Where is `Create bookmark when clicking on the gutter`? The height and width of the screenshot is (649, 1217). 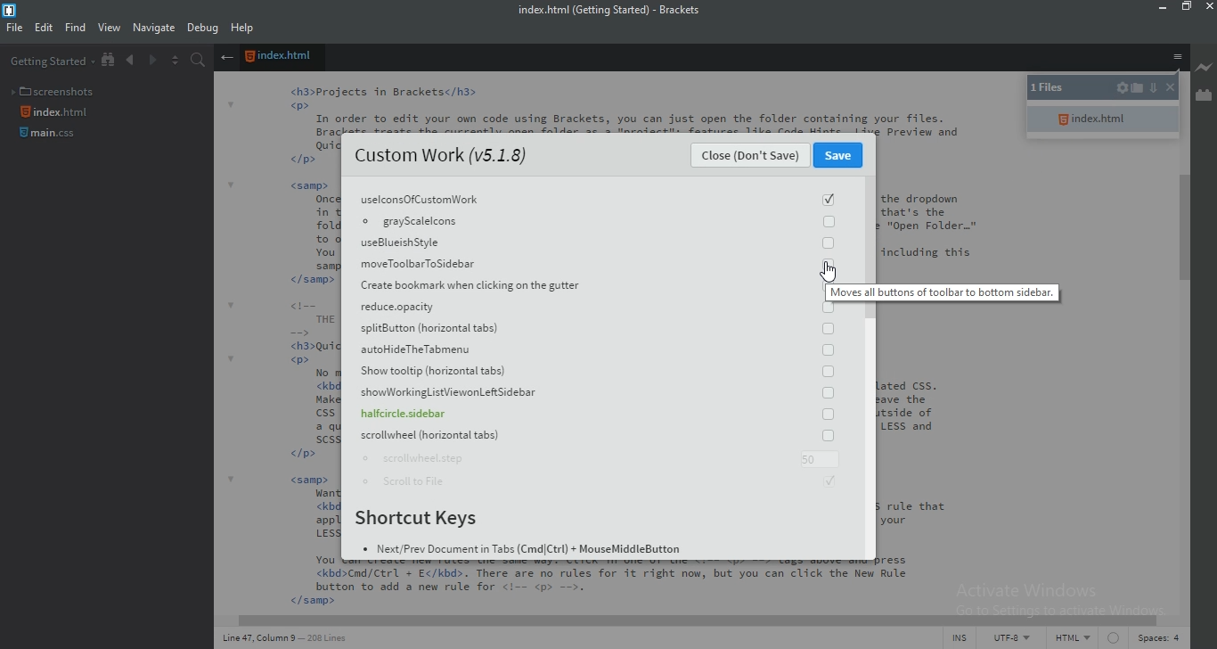 Create bookmark when clicking on the gutter is located at coordinates (597, 286).